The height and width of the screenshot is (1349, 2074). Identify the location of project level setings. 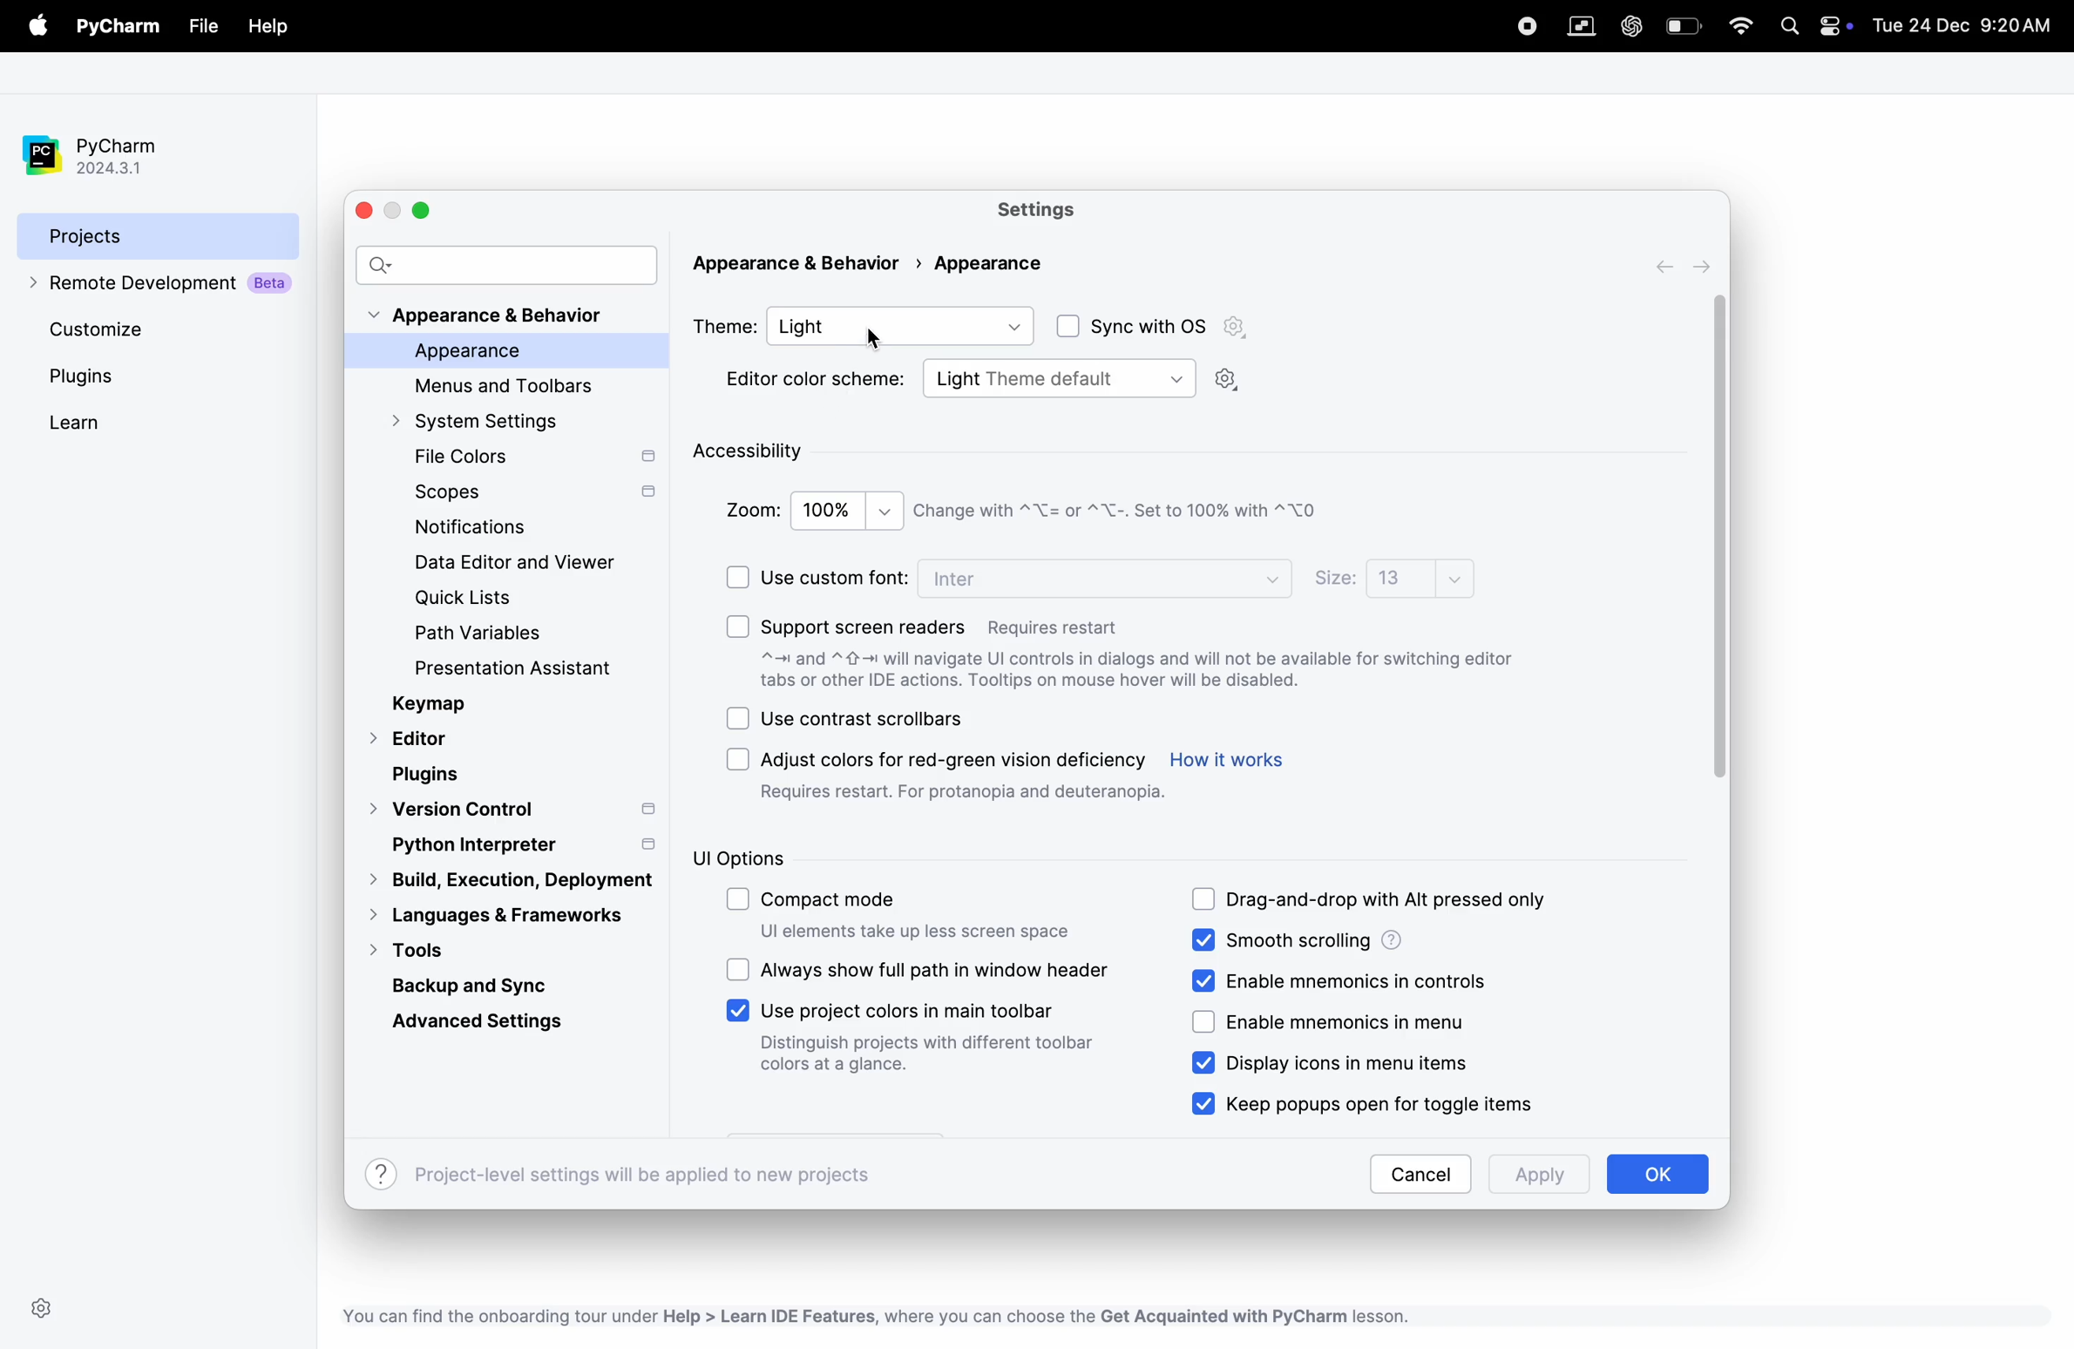
(621, 1174).